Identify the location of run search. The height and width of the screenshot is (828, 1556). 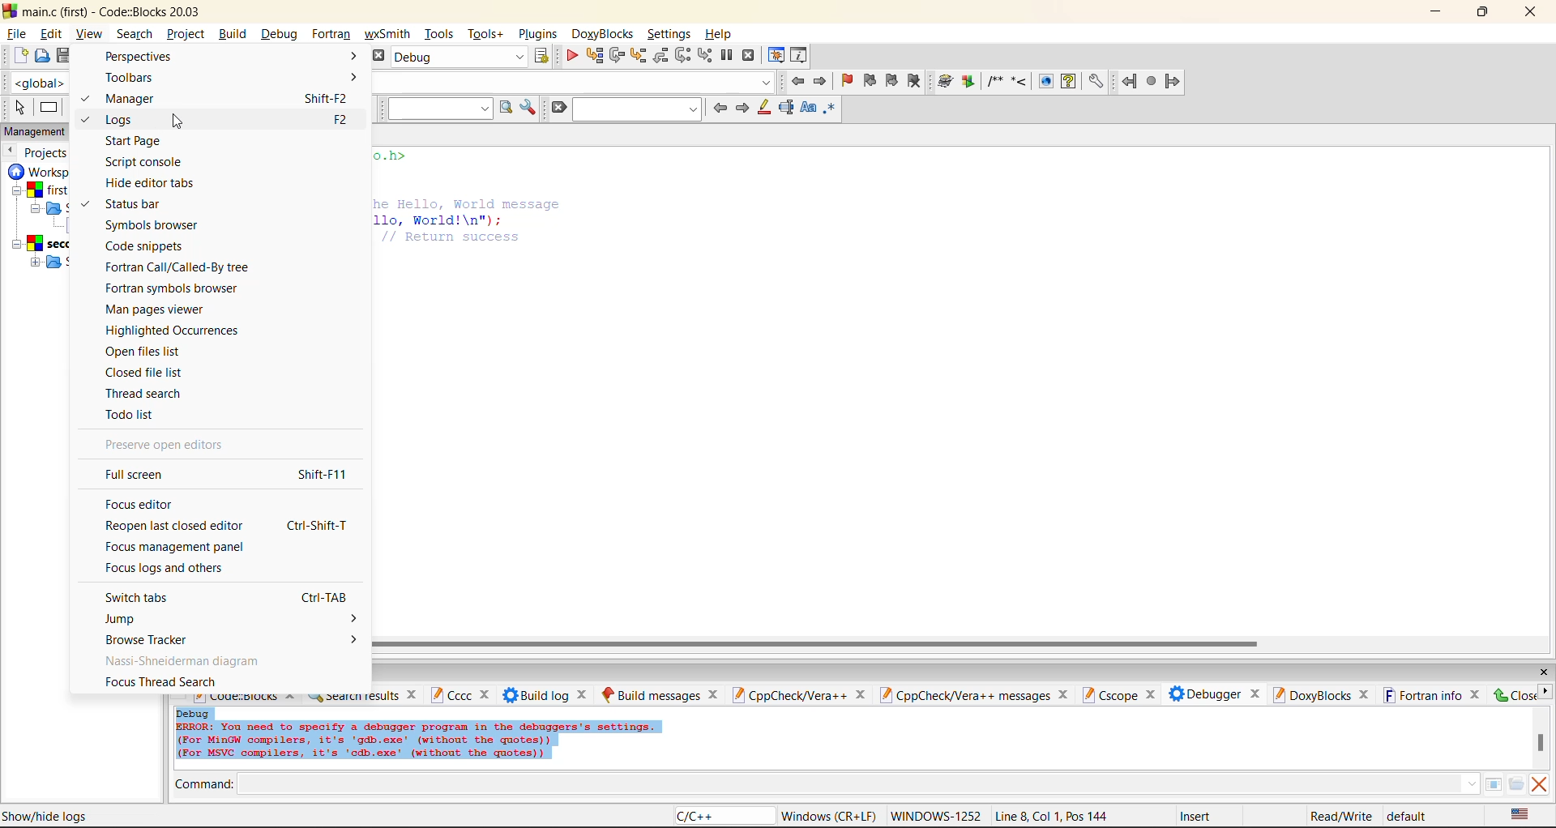
(504, 108).